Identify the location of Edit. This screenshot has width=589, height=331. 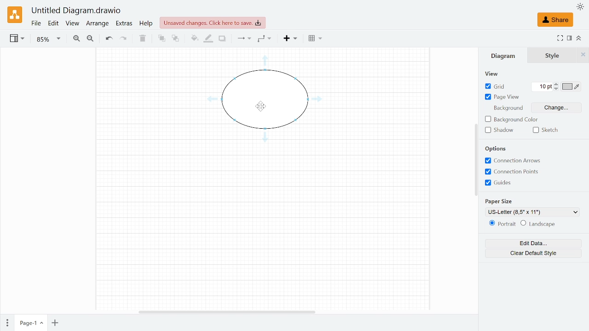
(53, 23).